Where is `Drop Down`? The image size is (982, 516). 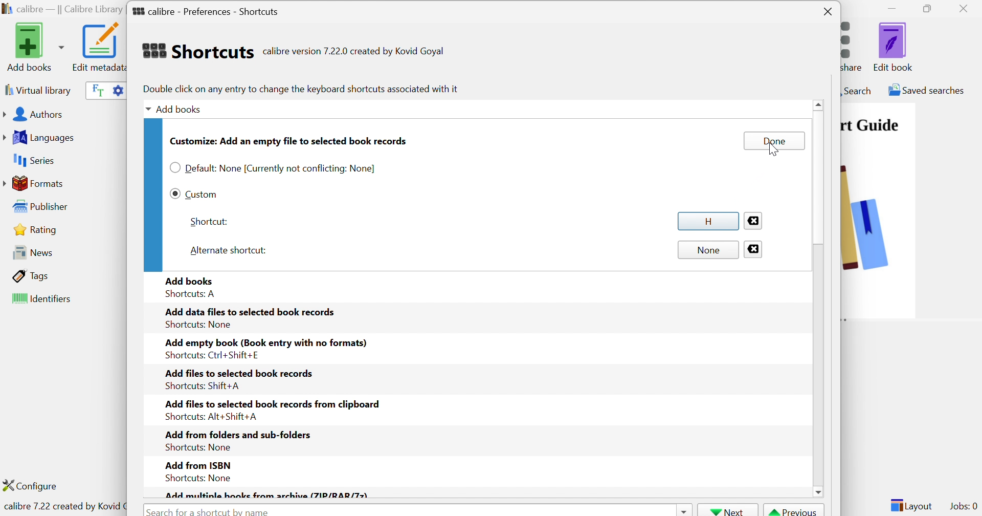 Drop Down is located at coordinates (683, 510).